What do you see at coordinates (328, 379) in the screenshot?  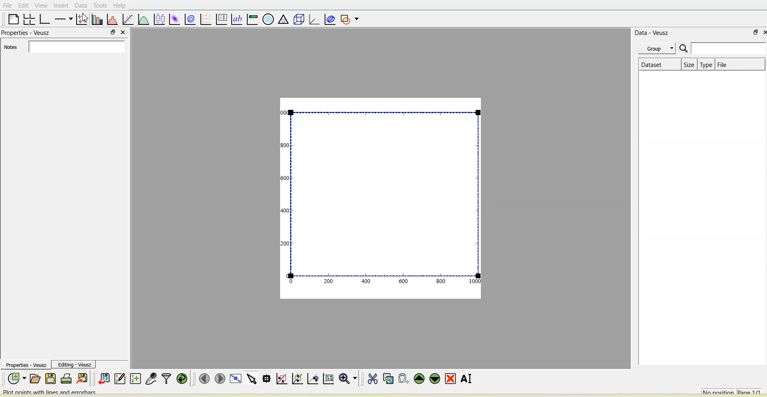 I see `Click to reset graph axes` at bounding box center [328, 379].